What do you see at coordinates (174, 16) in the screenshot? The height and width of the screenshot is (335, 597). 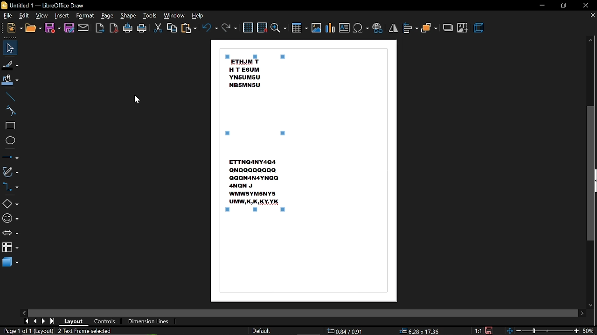 I see `window` at bounding box center [174, 16].